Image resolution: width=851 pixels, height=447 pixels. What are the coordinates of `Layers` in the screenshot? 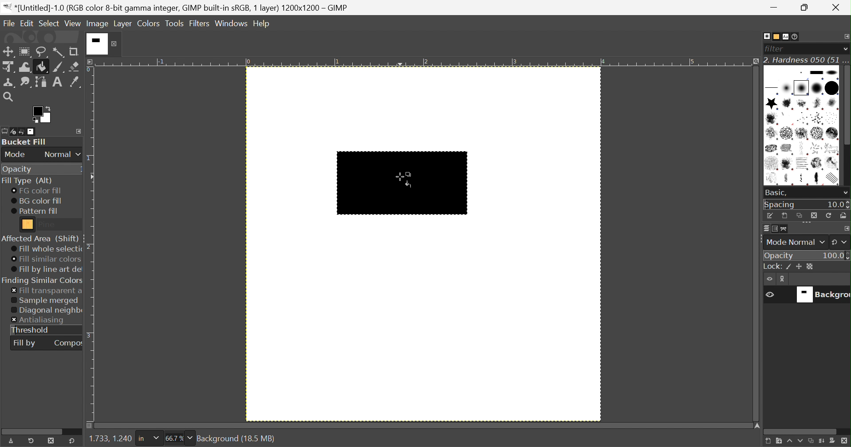 It's located at (766, 228).